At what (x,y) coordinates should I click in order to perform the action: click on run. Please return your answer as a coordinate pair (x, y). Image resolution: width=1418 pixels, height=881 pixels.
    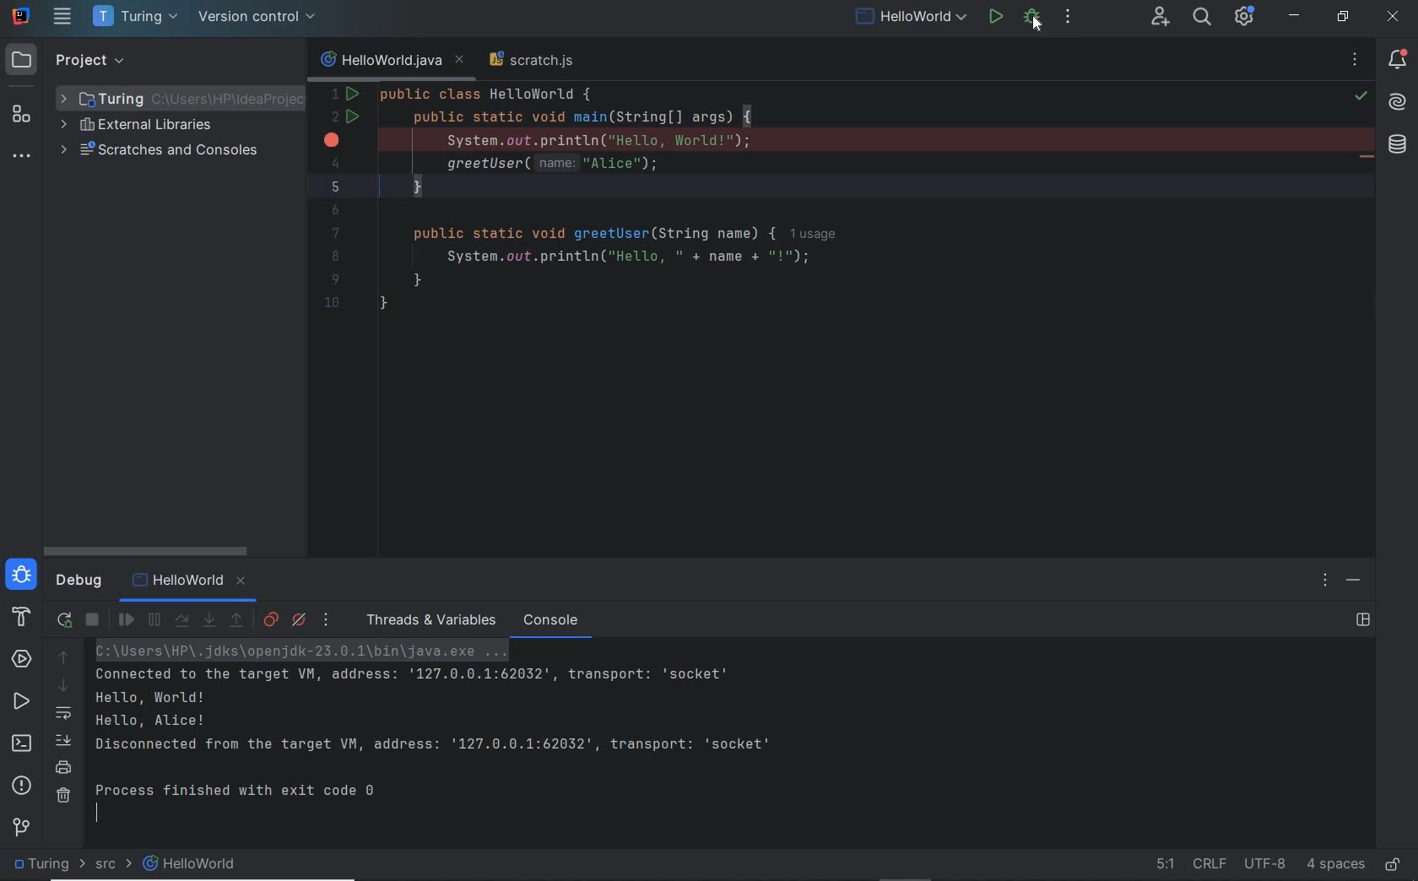
    Looking at the image, I should click on (22, 704).